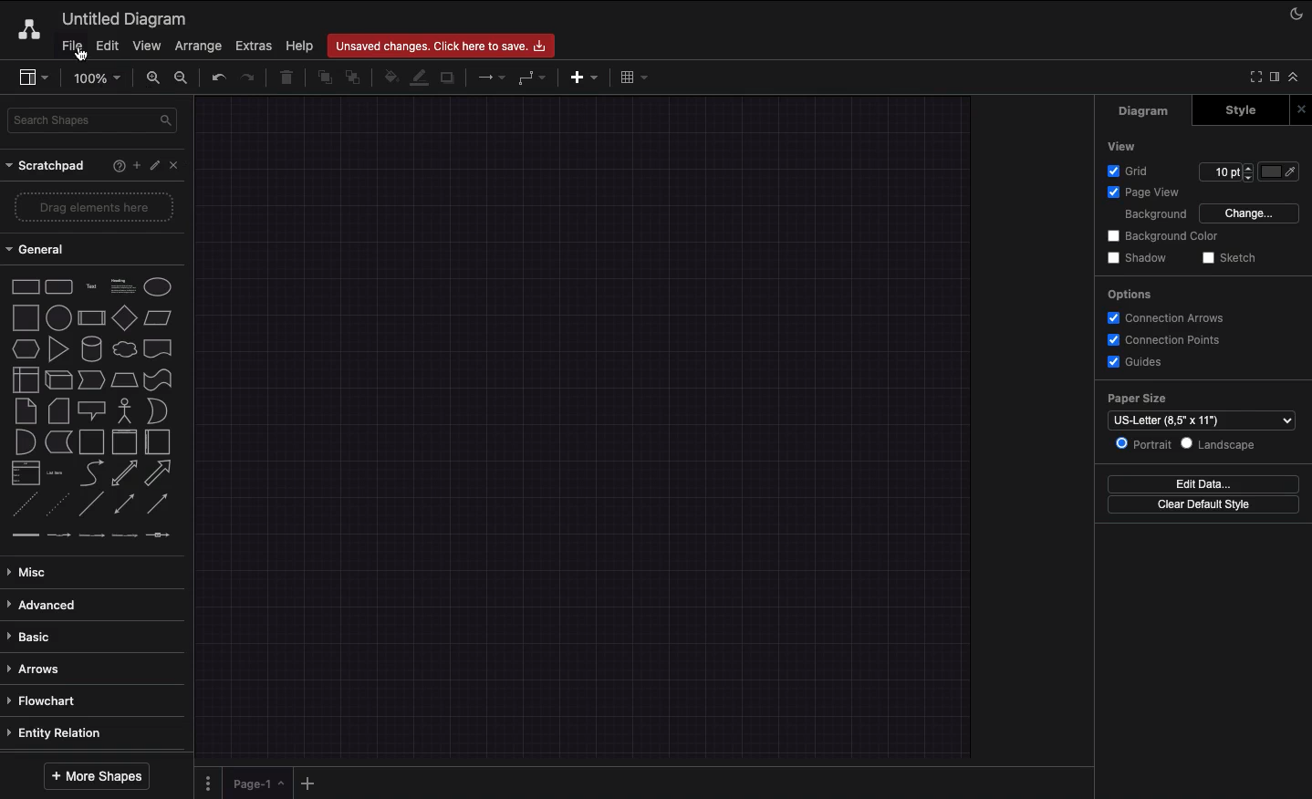 This screenshot has width=1312, height=799. Describe the element at coordinates (158, 286) in the screenshot. I see `Circle` at that location.